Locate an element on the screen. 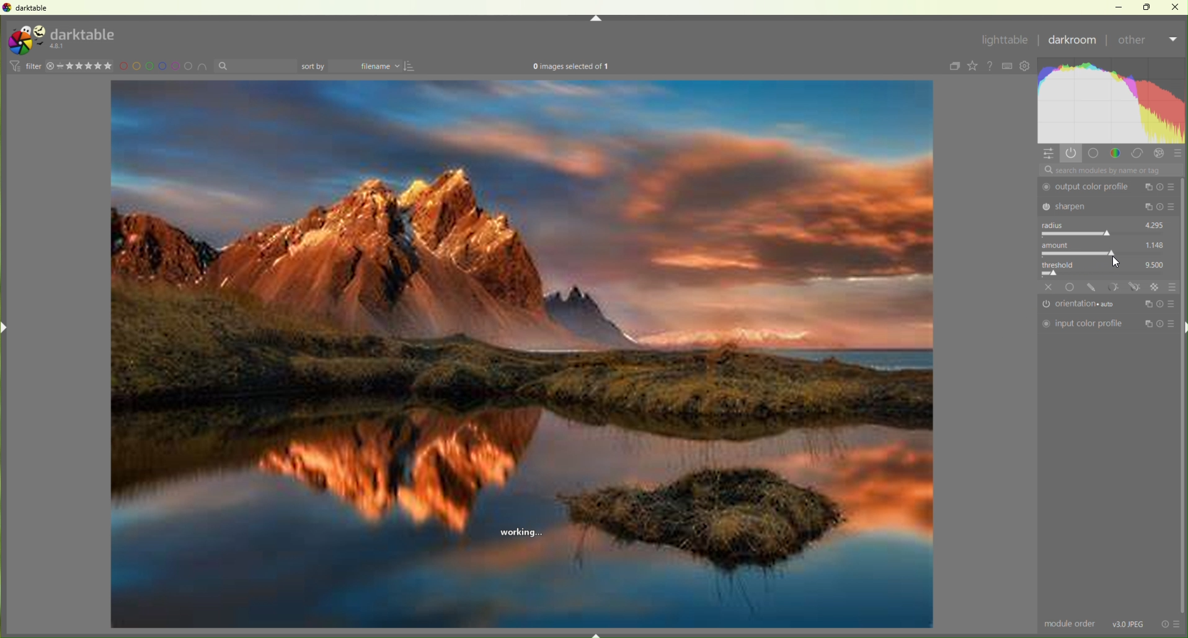  sort by is located at coordinates (255, 66).